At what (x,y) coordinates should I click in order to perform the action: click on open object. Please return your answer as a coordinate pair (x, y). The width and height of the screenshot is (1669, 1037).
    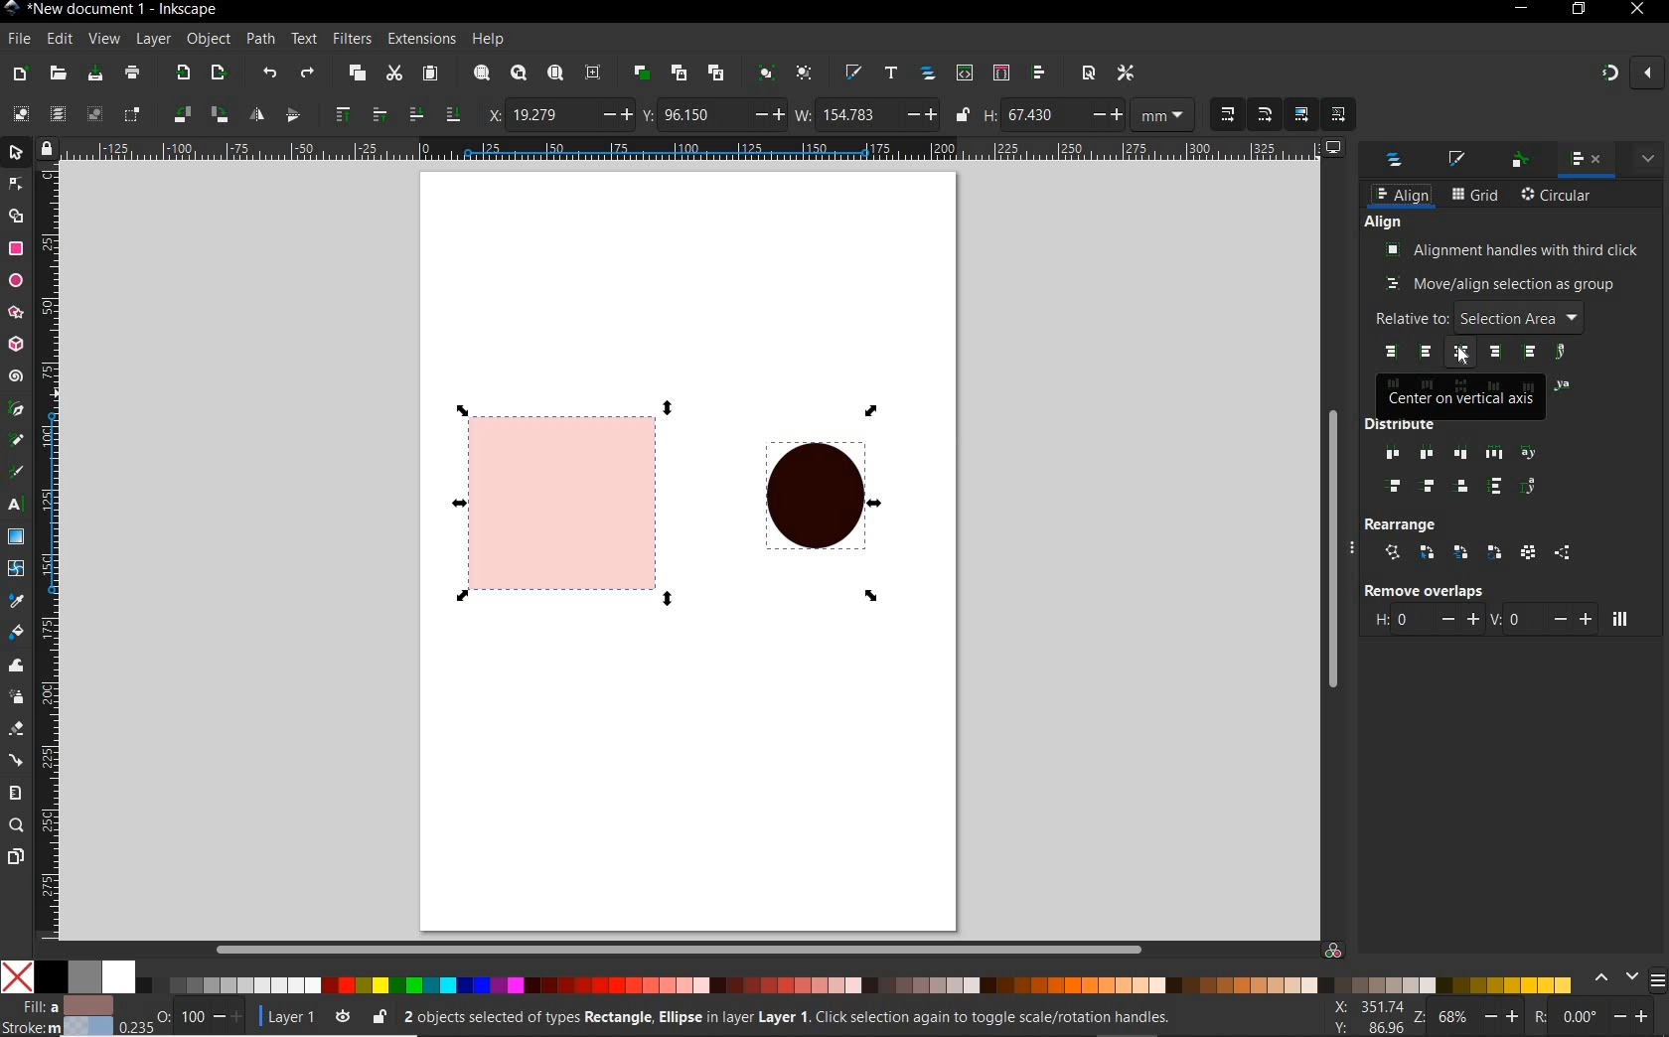
    Looking at the image, I should click on (928, 74).